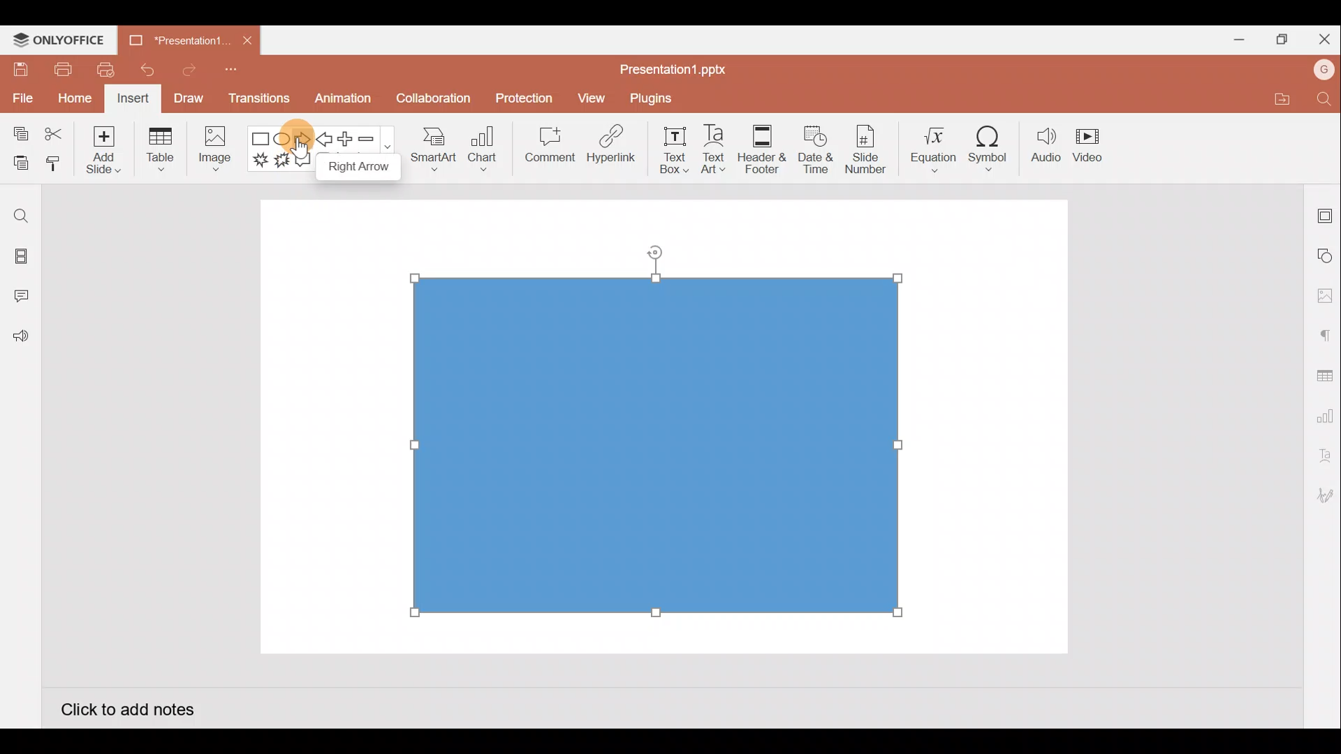  I want to click on Redo, so click(184, 69).